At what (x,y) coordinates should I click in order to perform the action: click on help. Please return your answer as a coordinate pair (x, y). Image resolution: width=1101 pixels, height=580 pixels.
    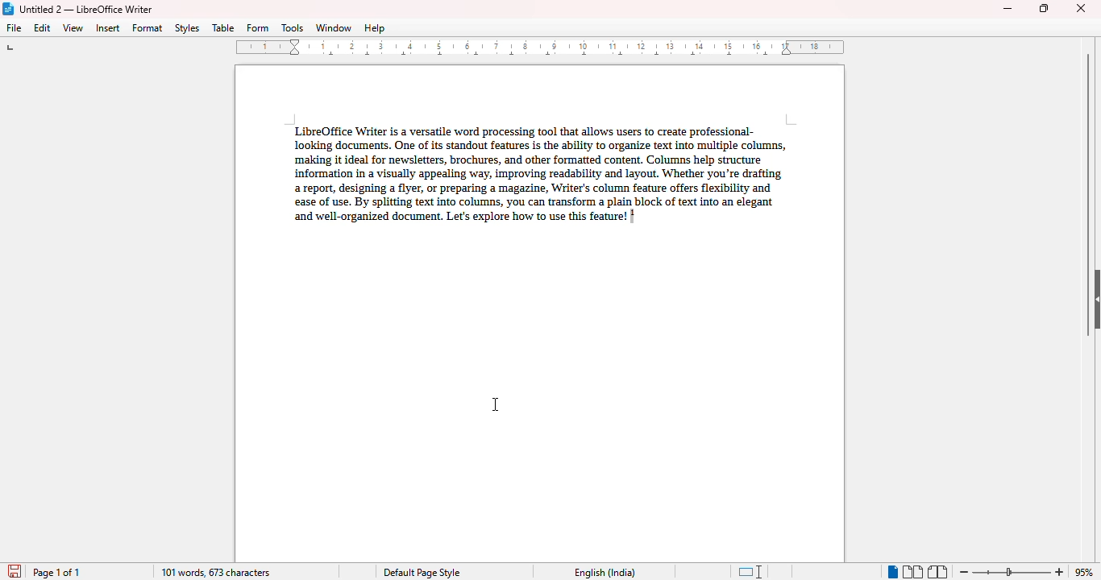
    Looking at the image, I should click on (374, 28).